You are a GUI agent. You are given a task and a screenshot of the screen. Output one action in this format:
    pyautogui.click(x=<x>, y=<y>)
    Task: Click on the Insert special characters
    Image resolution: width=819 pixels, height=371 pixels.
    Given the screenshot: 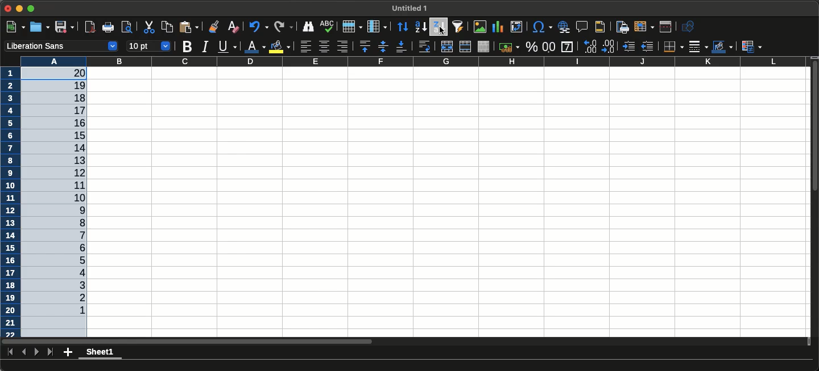 What is the action you would take?
    pyautogui.click(x=541, y=27)
    